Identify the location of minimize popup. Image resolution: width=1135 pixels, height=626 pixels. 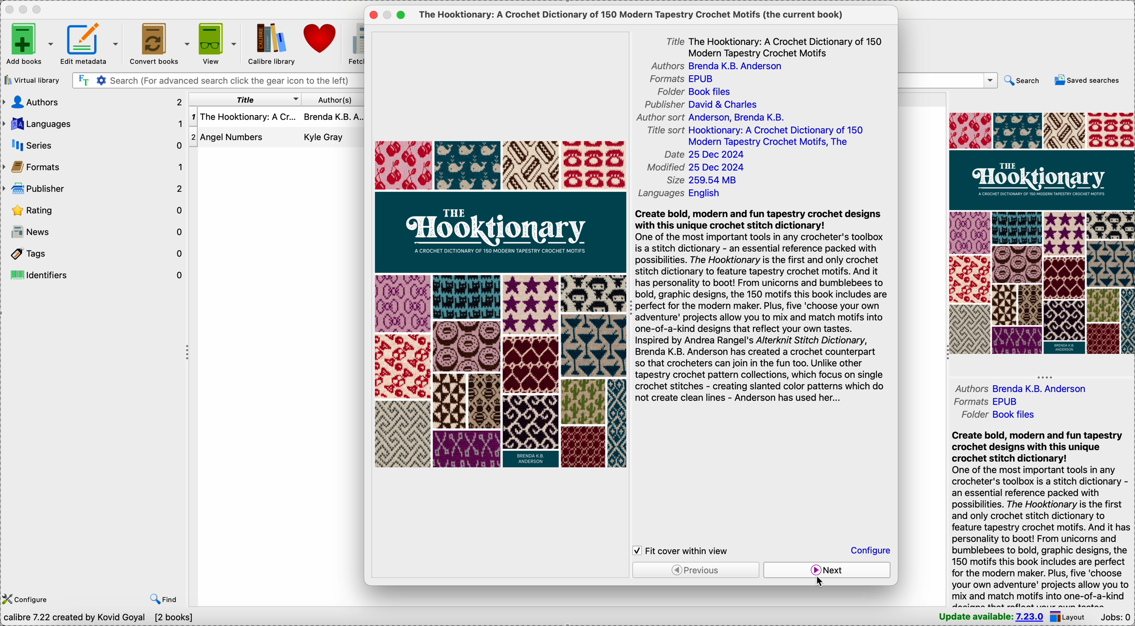
(388, 15).